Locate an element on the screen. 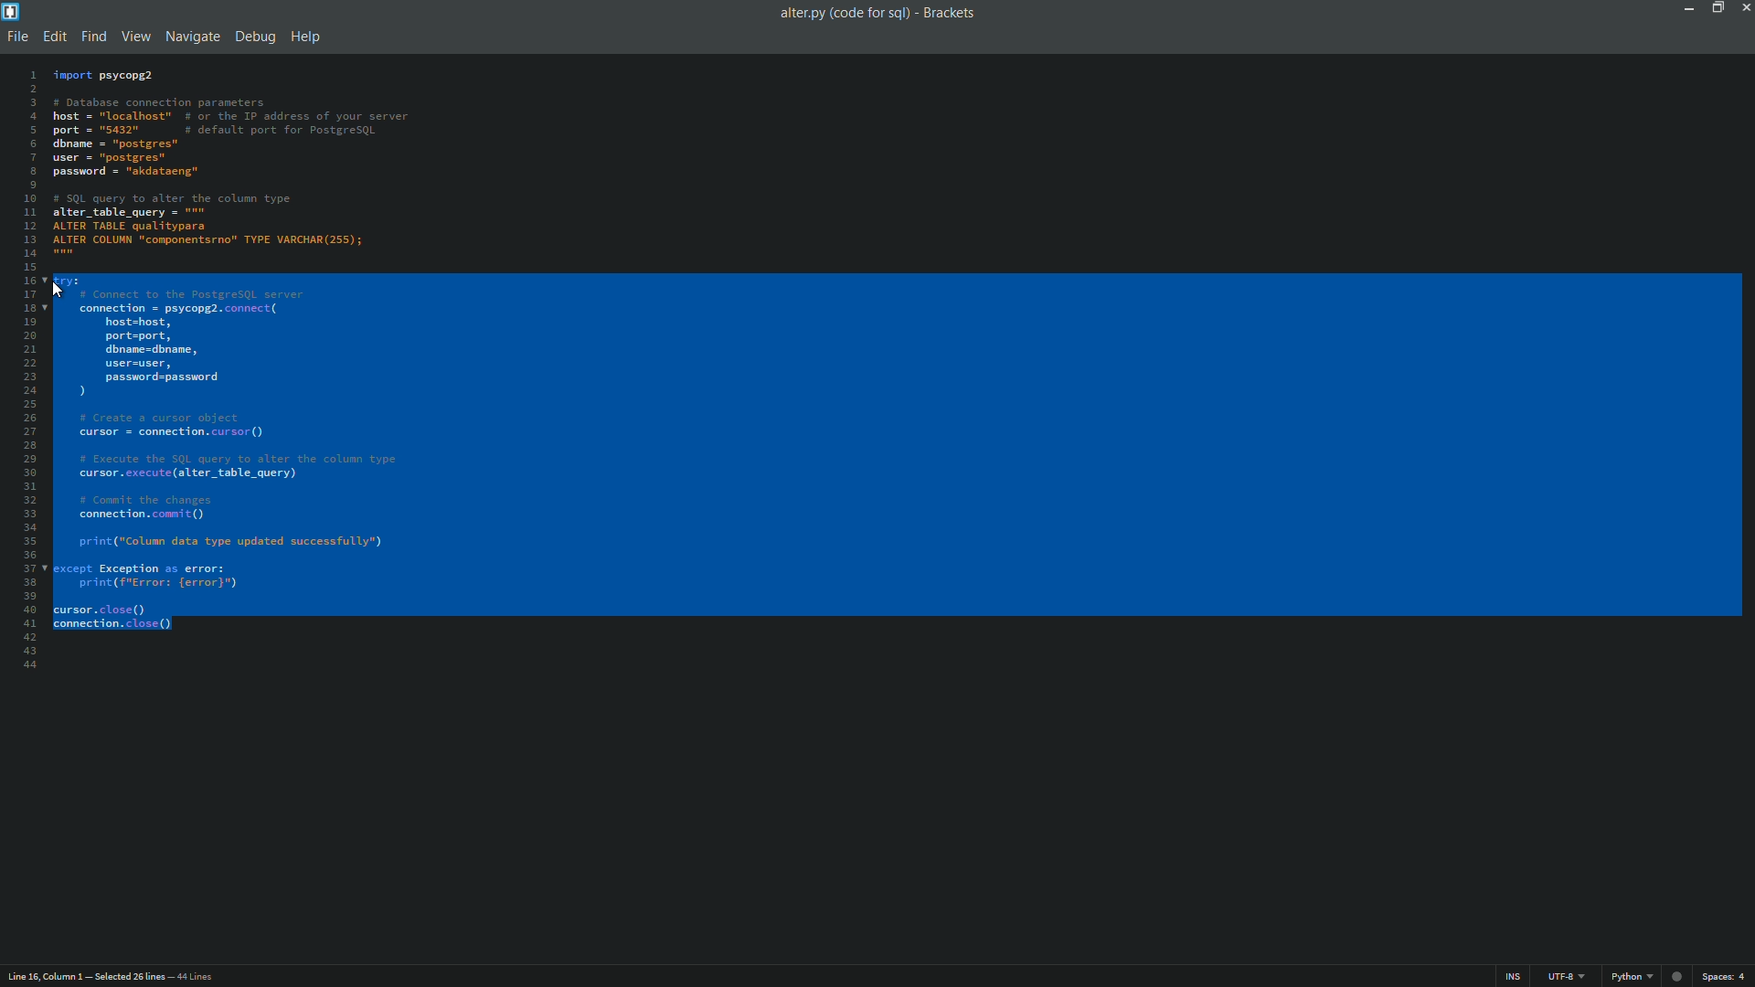 This screenshot has height=987, width=1755. edit menu is located at coordinates (53, 37).